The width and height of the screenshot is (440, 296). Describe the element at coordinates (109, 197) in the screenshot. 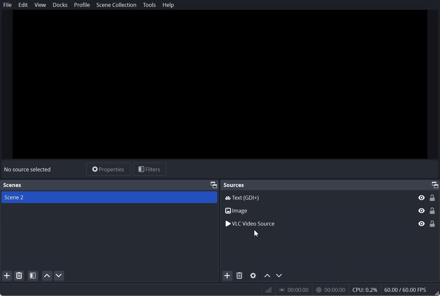

I see `Scene` at that location.